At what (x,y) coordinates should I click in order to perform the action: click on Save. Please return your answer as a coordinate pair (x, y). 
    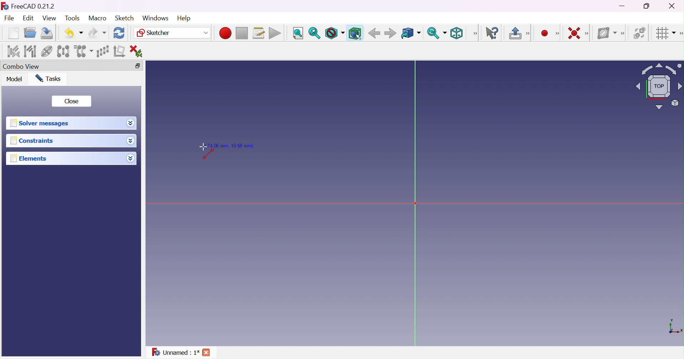
    Looking at the image, I should click on (48, 33).